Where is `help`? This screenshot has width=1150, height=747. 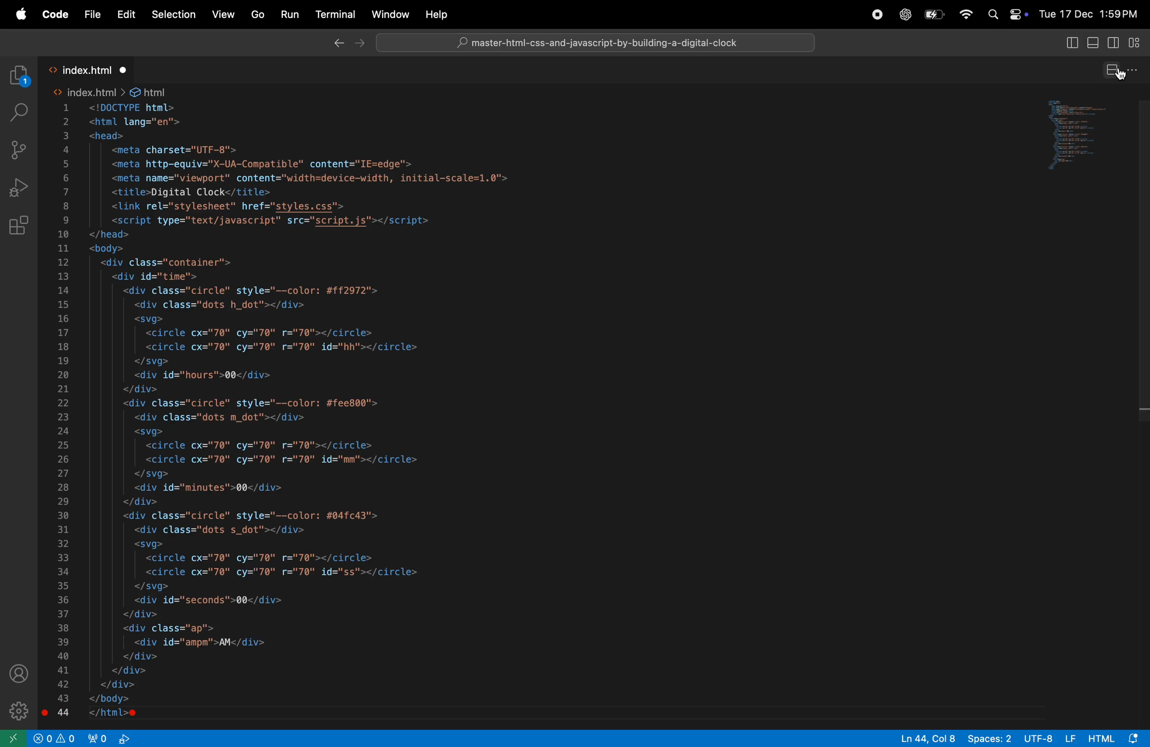 help is located at coordinates (433, 14).